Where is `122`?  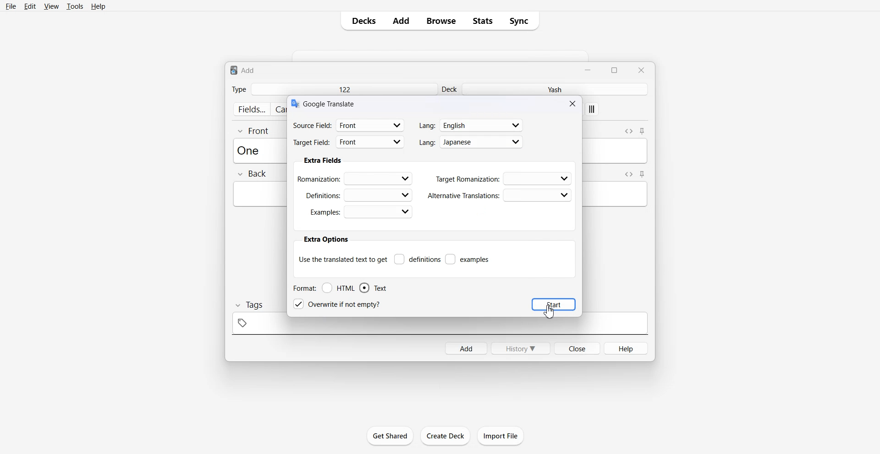 122 is located at coordinates (344, 89).